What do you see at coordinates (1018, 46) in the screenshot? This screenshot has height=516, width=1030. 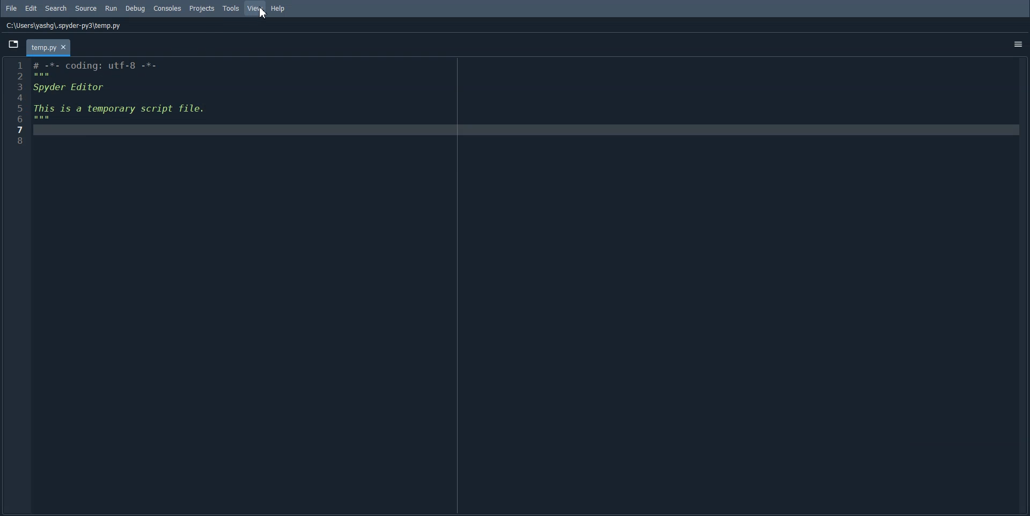 I see `Options` at bounding box center [1018, 46].